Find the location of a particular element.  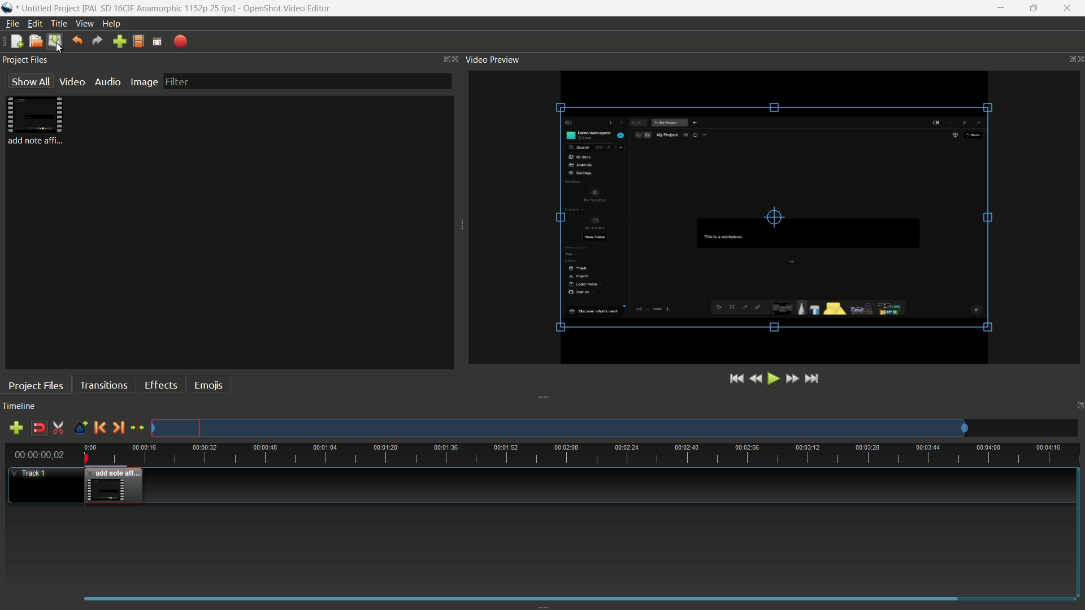

close timeline is located at coordinates (1078, 406).